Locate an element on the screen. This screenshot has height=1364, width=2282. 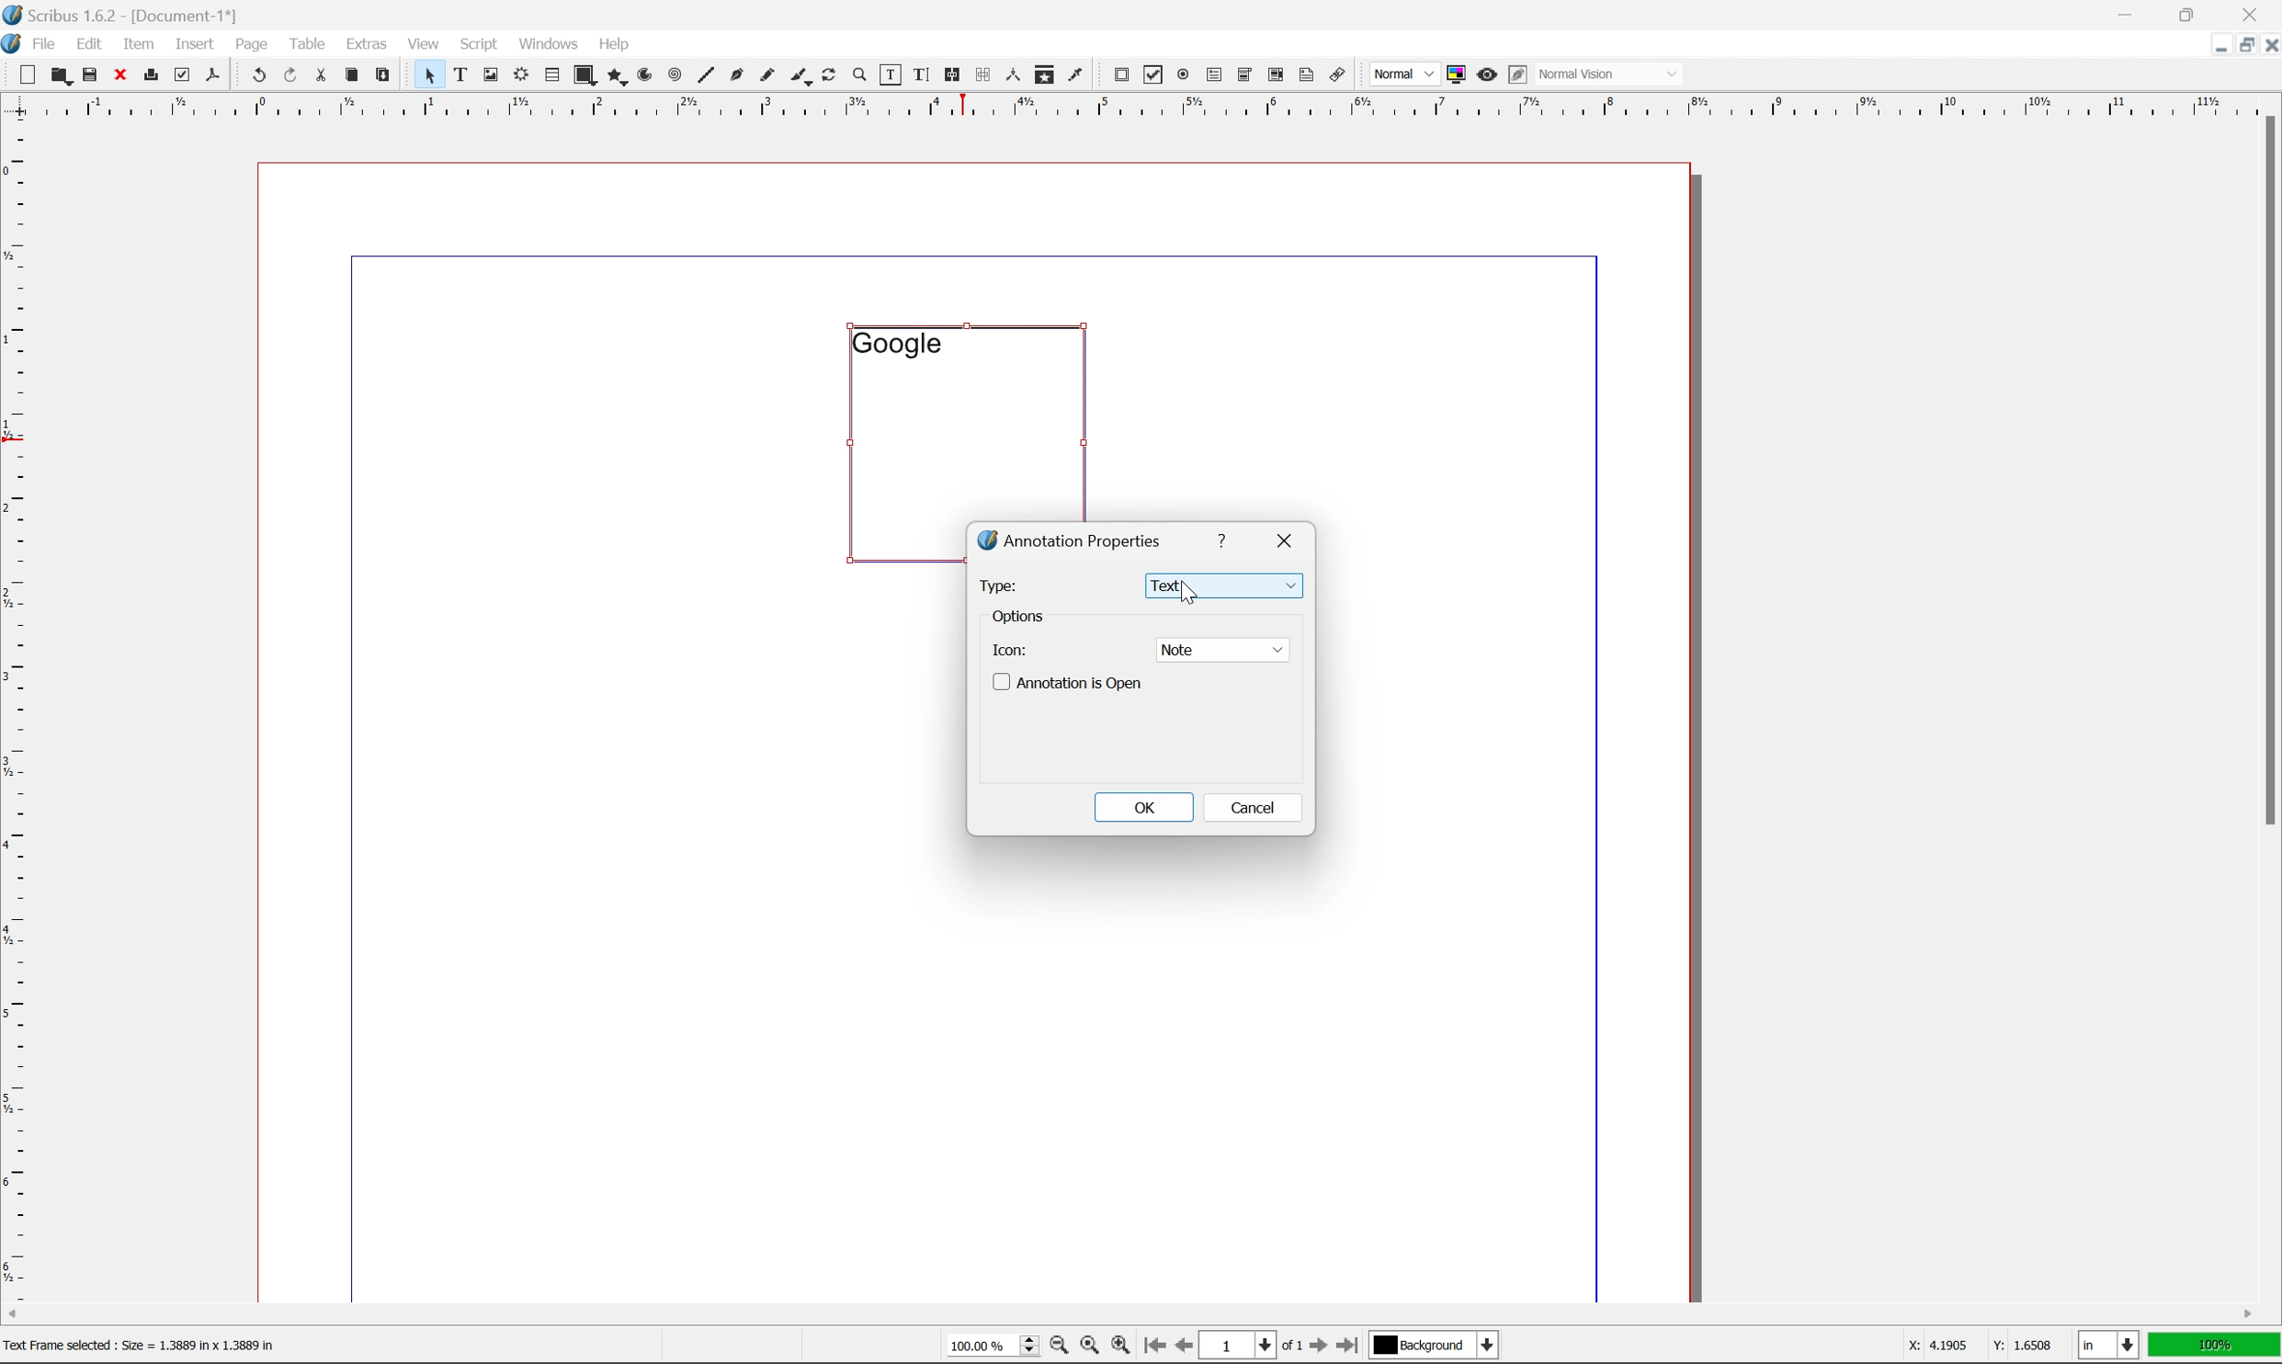
normal vision is located at coordinates (1611, 74).